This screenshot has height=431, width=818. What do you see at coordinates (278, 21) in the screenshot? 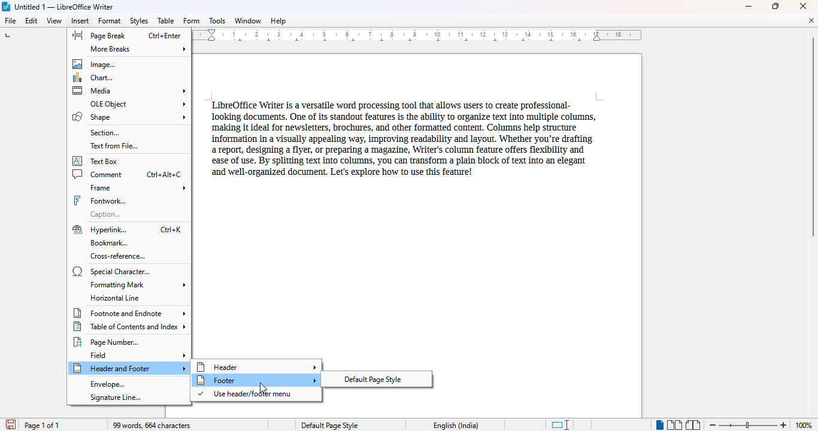
I see `help` at bounding box center [278, 21].